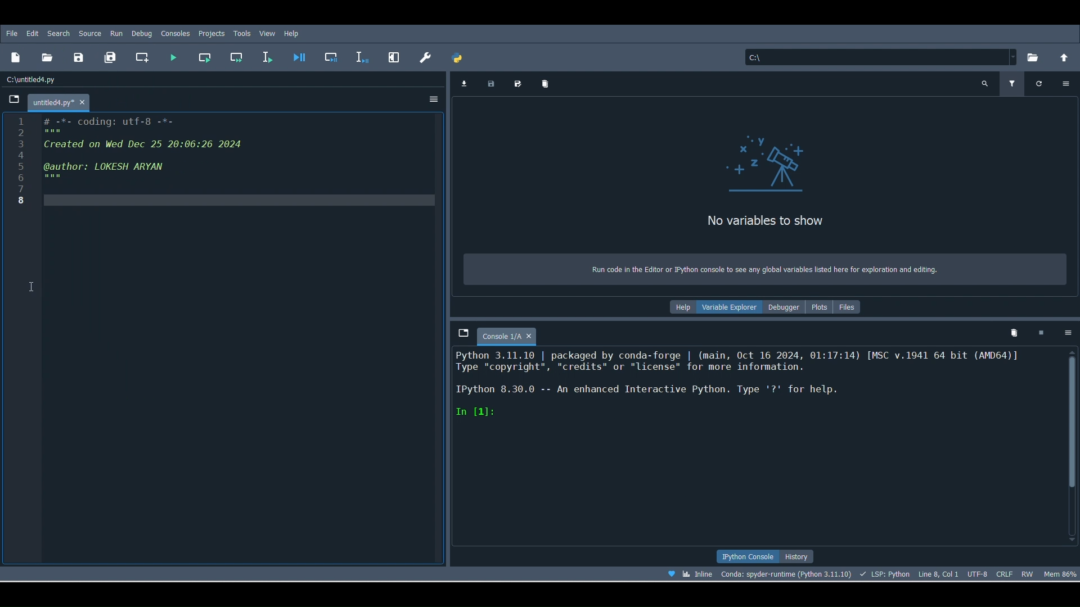  Describe the element at coordinates (513, 334) in the screenshot. I see `Console 1/A` at that location.